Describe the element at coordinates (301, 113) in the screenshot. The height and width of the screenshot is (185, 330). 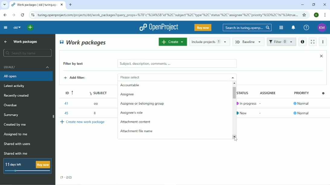
I see `Normal` at that location.